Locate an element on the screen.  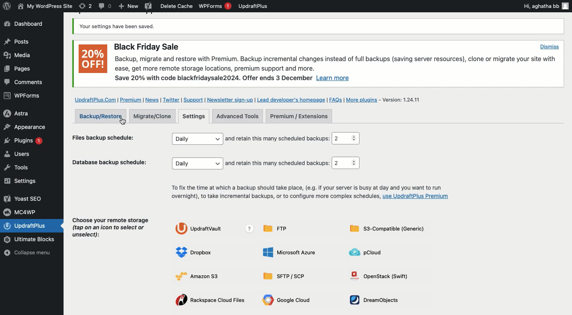
Cursor is located at coordinates (123, 121).